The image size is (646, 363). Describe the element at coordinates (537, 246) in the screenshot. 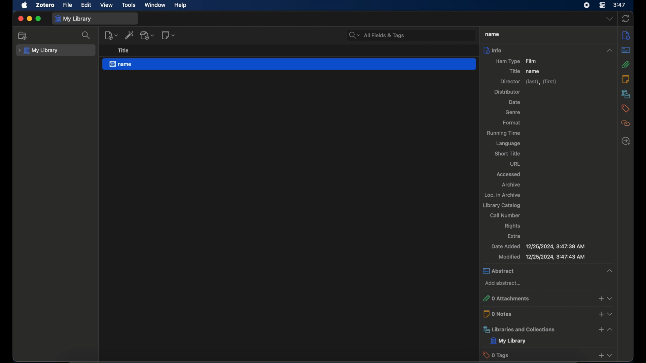

I see `date added` at that location.